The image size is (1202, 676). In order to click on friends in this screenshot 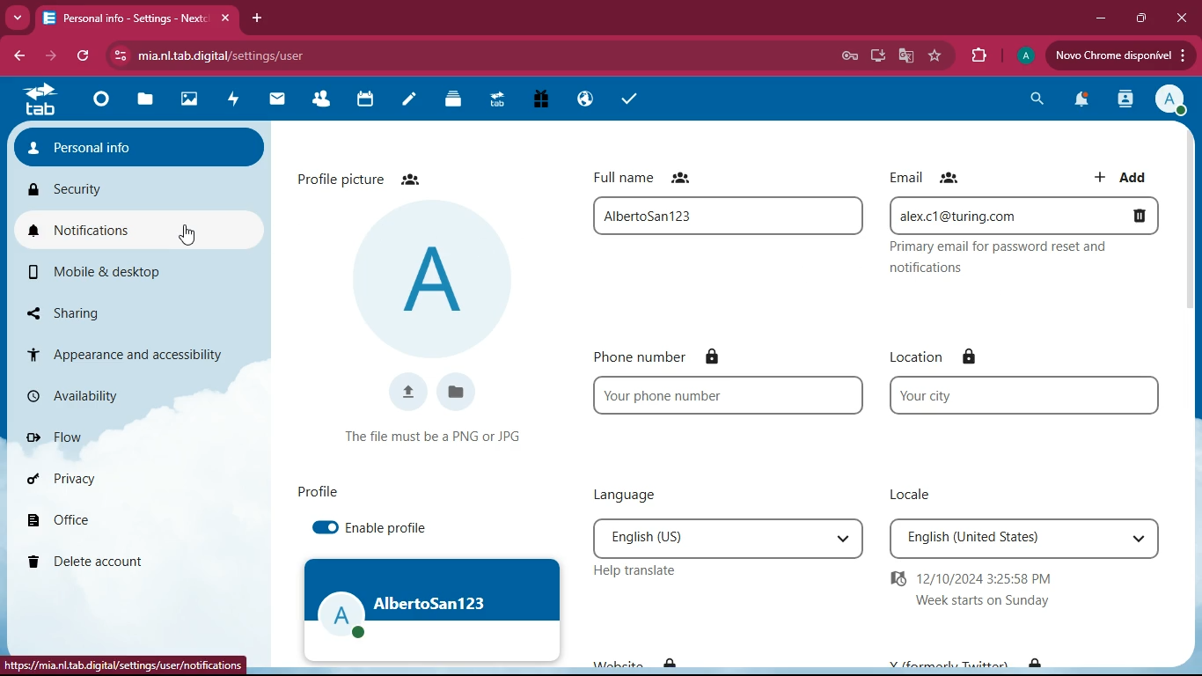, I will do `click(326, 100)`.